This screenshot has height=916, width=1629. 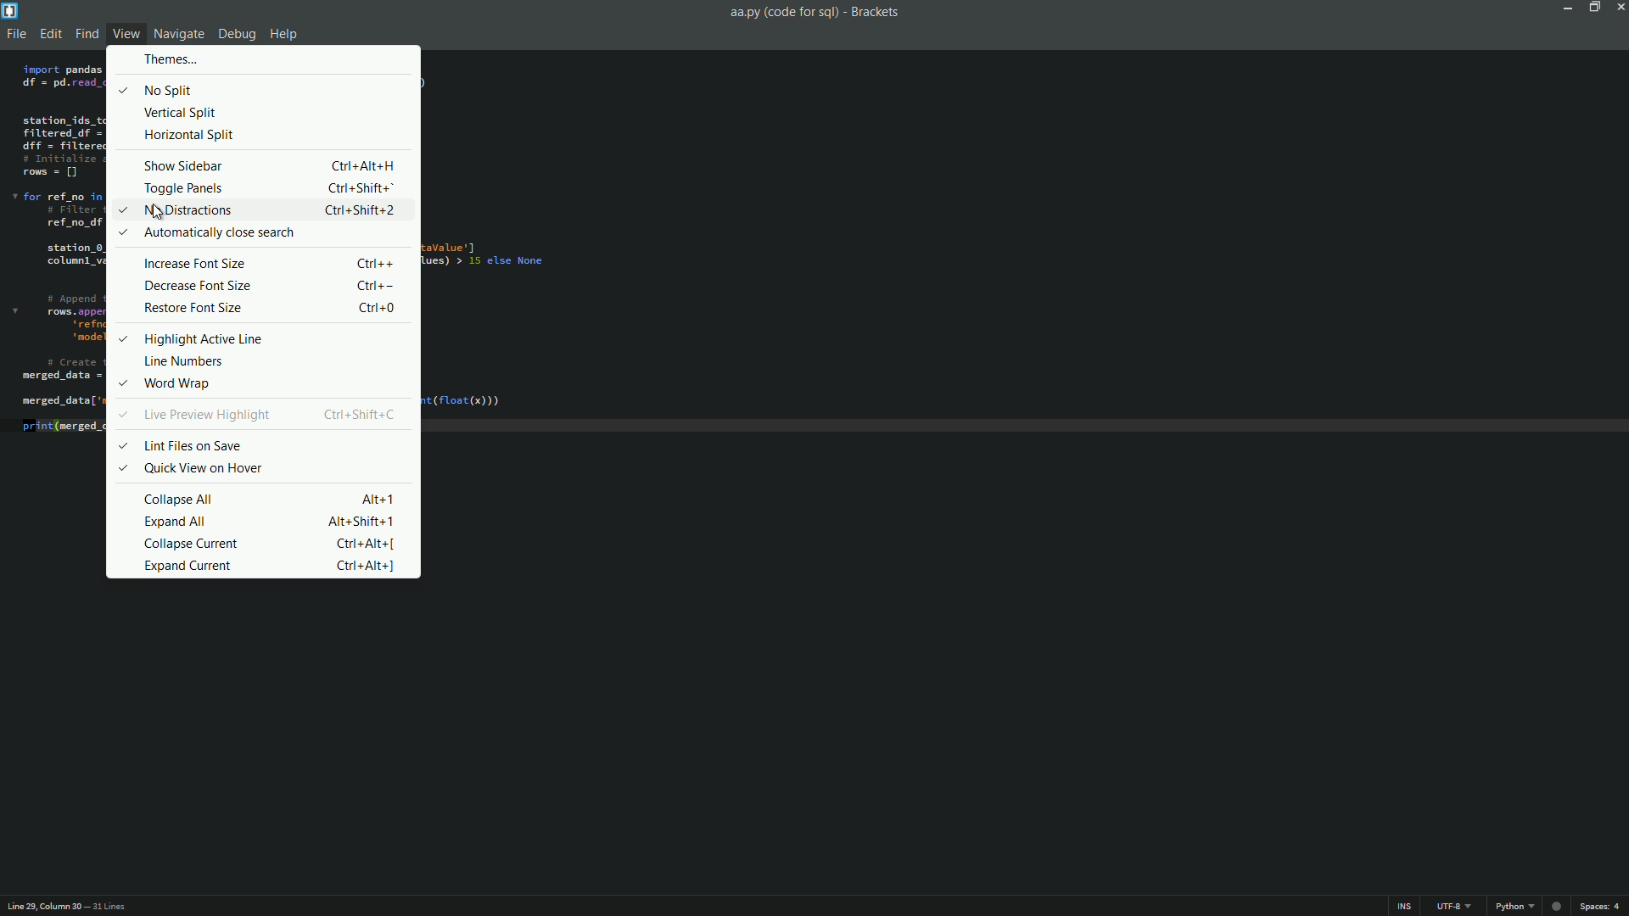 I want to click on find menu, so click(x=87, y=34).